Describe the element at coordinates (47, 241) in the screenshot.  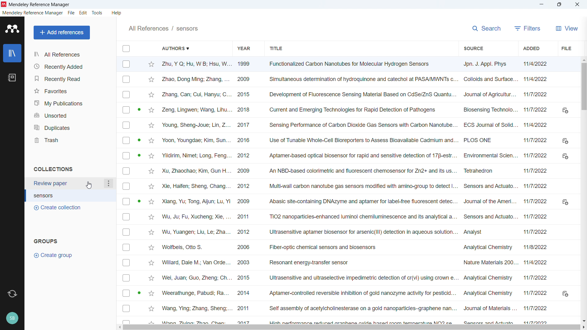
I see `Groups ` at that location.